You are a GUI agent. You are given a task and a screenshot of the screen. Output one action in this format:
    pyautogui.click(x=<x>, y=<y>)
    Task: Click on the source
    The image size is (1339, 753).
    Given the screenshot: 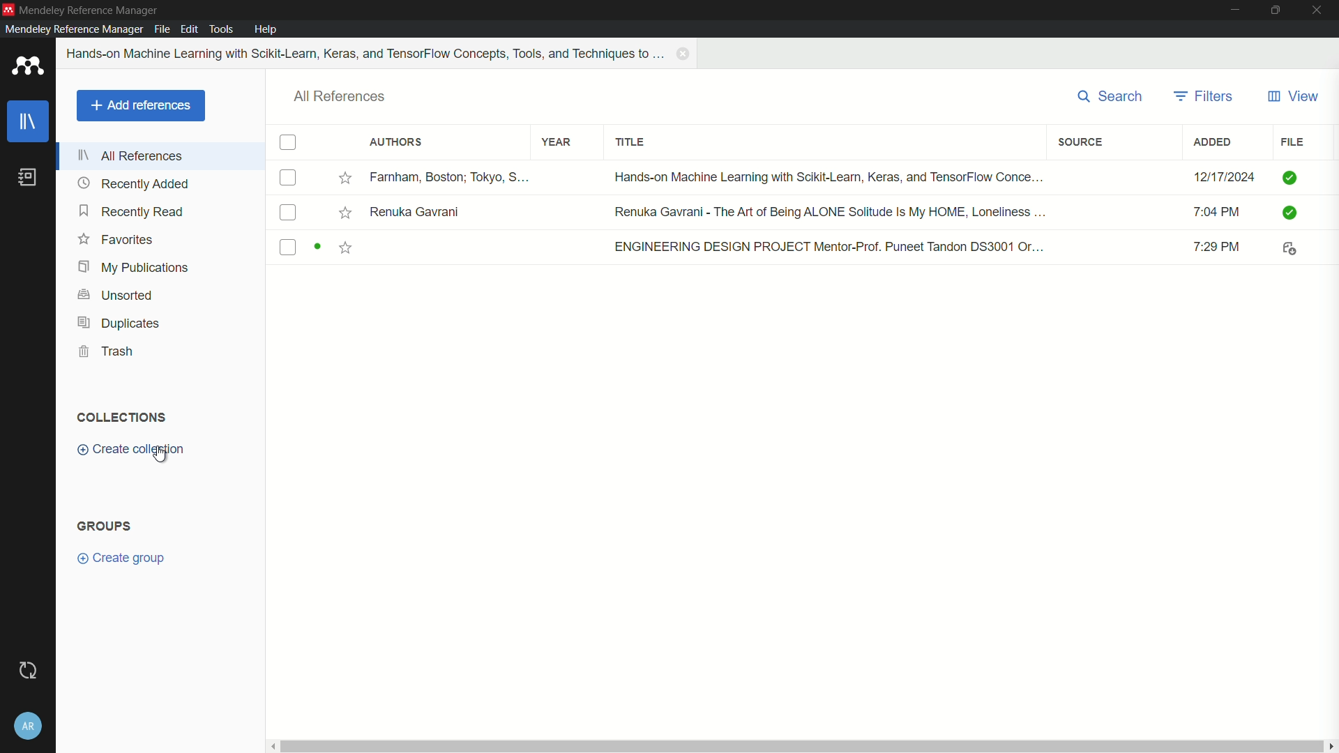 What is the action you would take?
    pyautogui.click(x=1082, y=142)
    